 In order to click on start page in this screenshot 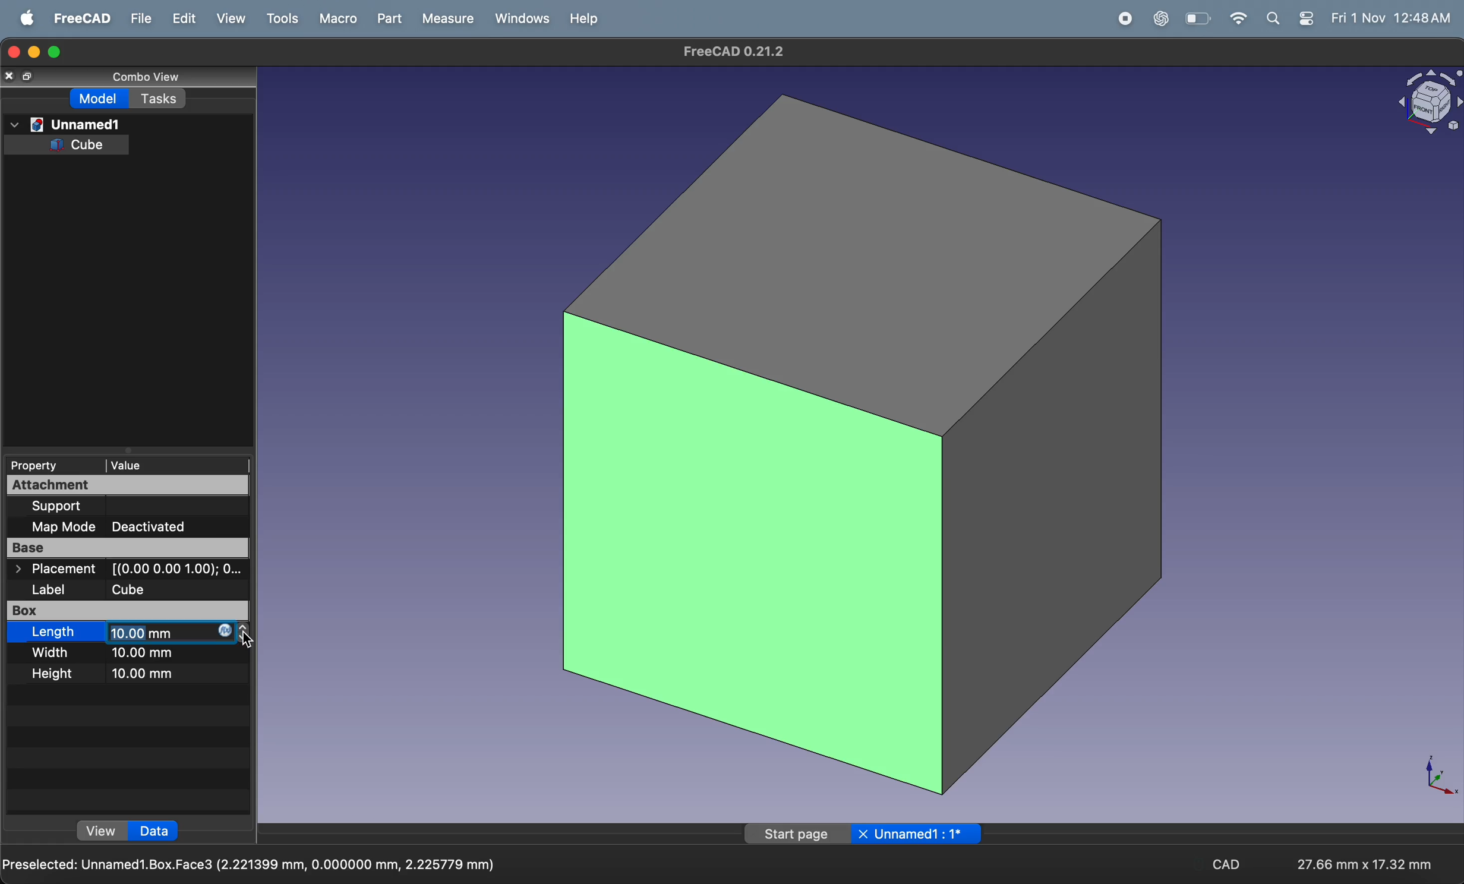, I will do `click(794, 835)`.